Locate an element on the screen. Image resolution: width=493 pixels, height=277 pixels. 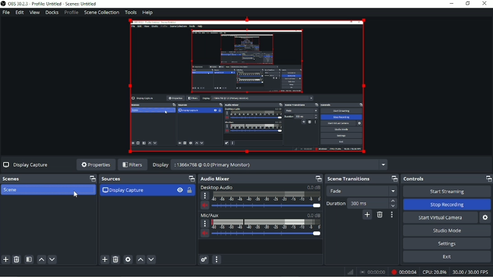
Volume is located at coordinates (205, 206).